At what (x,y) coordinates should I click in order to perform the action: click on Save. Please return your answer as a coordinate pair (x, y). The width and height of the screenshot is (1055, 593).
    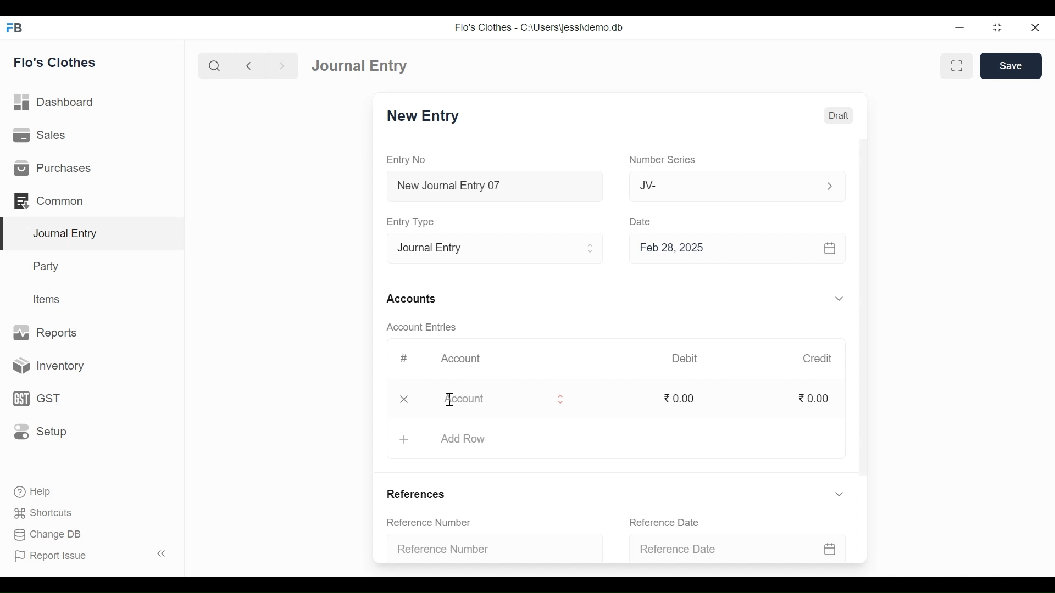
    Looking at the image, I should click on (1011, 65).